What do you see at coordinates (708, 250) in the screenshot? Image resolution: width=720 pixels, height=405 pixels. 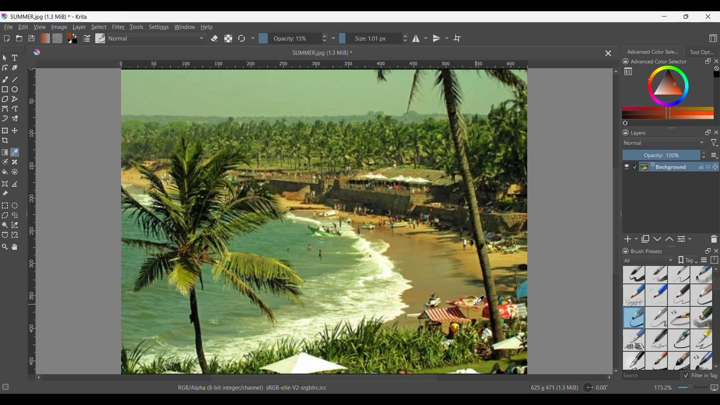 I see `Float` at bounding box center [708, 250].